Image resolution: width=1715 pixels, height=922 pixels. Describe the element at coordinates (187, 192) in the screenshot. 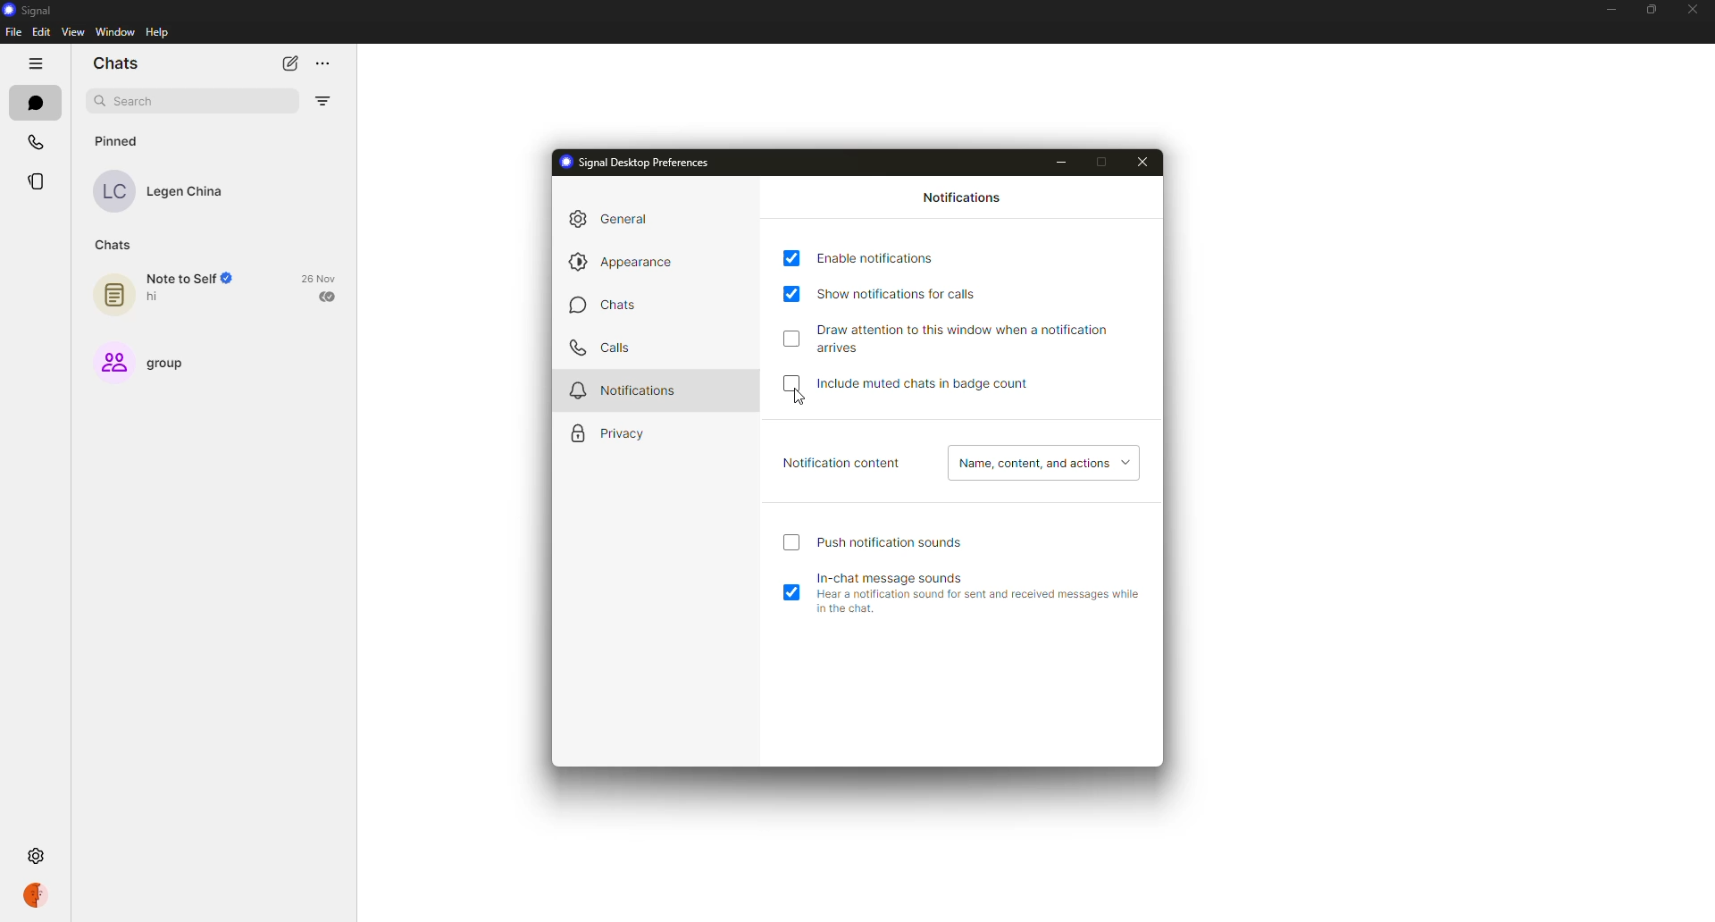

I see `Legen China` at that location.